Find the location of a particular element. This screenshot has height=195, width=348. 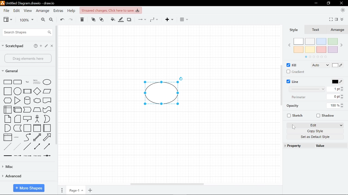

Edit is located at coordinates (314, 125).